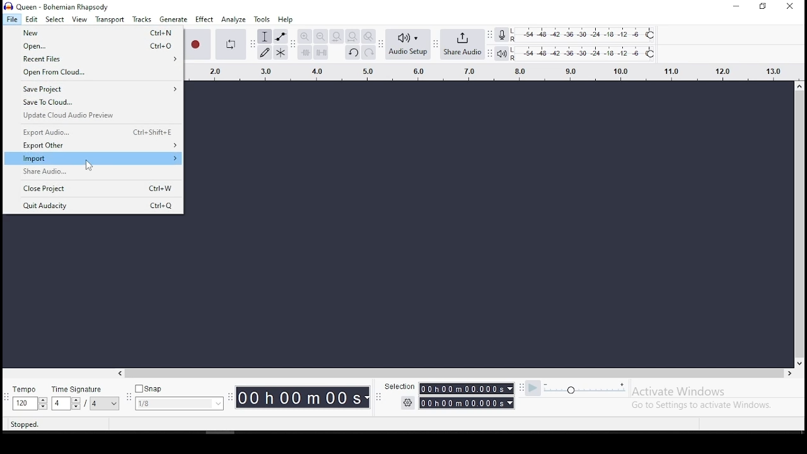  What do you see at coordinates (764, 6) in the screenshot?
I see `restore` at bounding box center [764, 6].